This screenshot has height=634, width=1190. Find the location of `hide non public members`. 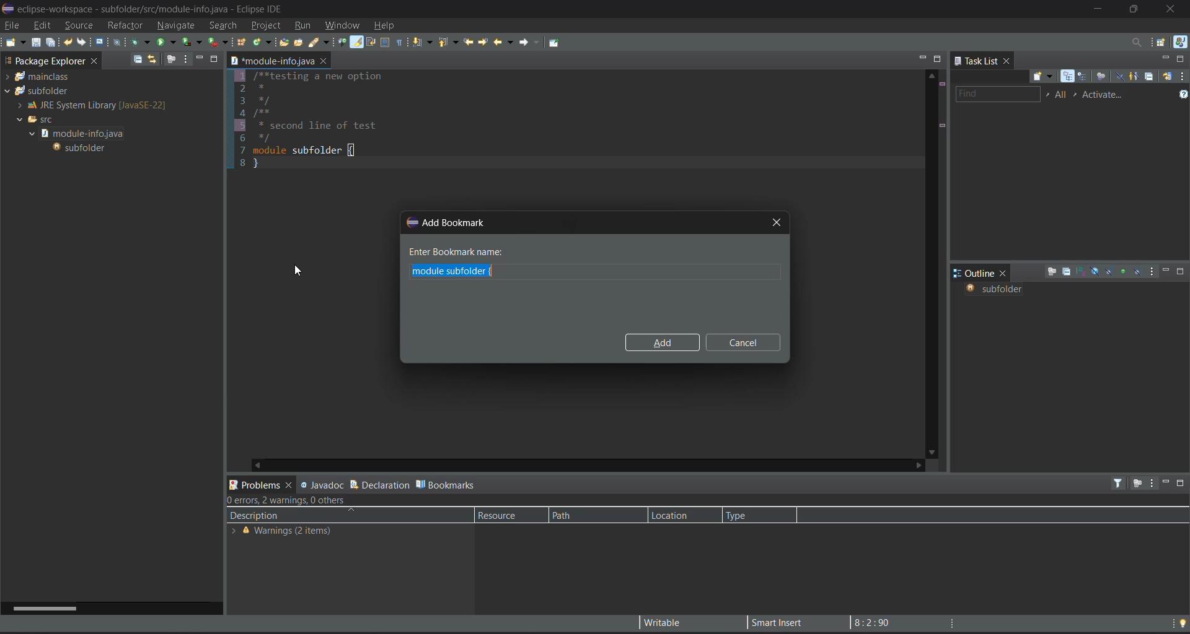

hide non public members is located at coordinates (1124, 270).